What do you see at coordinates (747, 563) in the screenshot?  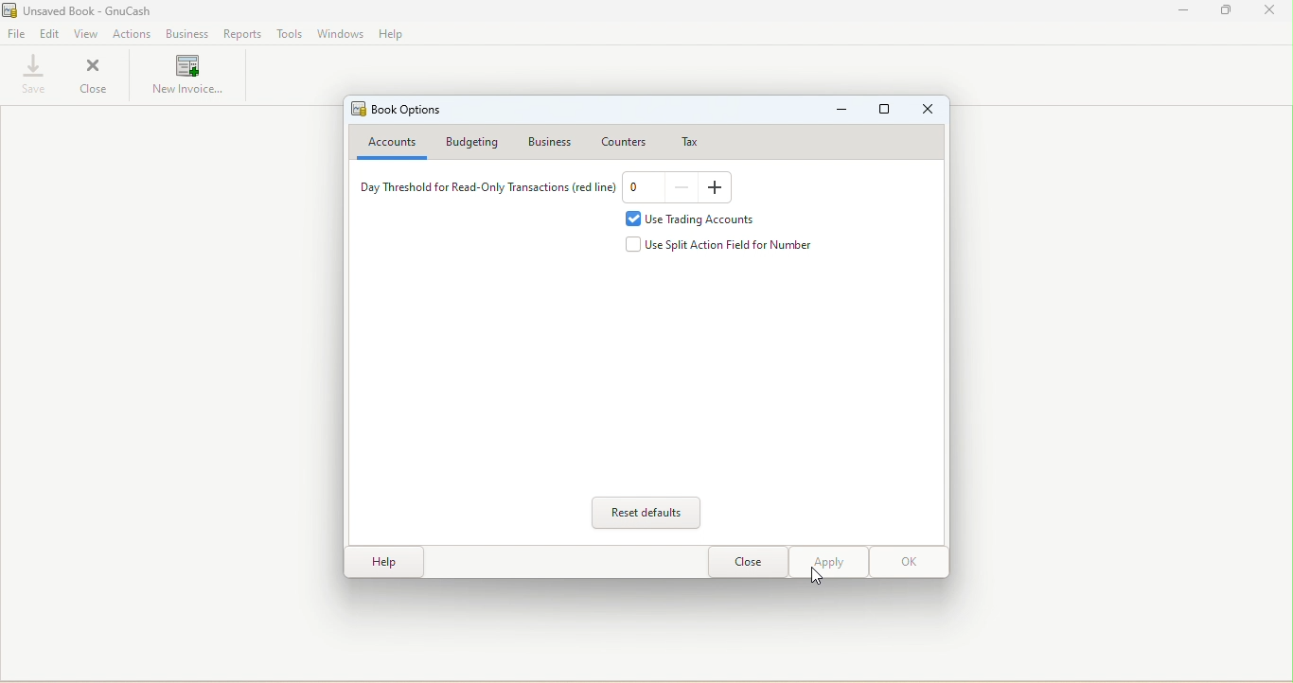 I see `Close` at bounding box center [747, 563].